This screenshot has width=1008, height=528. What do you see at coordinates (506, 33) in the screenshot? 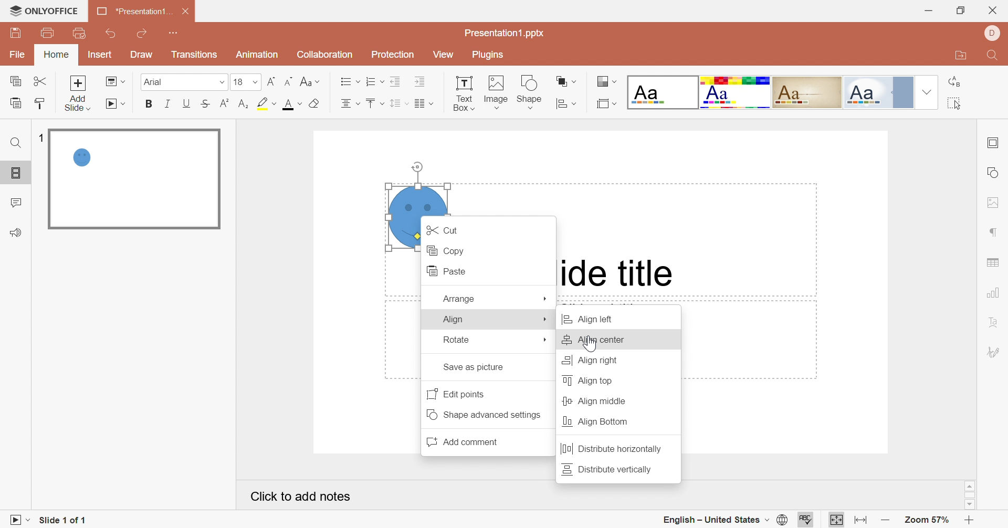
I see `Presentation1.pptx` at bounding box center [506, 33].